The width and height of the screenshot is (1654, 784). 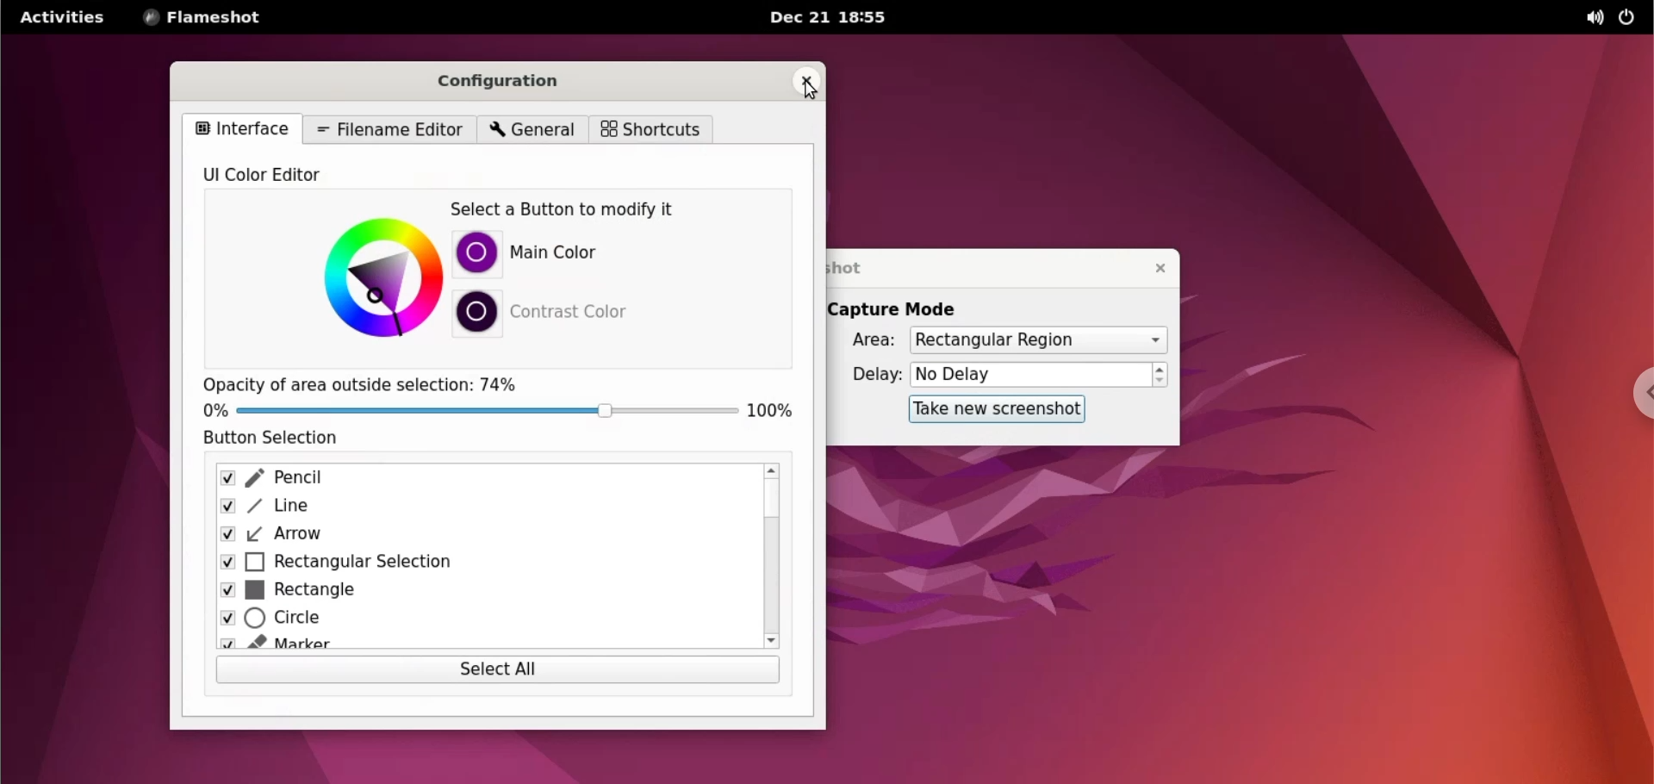 What do you see at coordinates (990, 408) in the screenshot?
I see `take new screenshot` at bounding box center [990, 408].